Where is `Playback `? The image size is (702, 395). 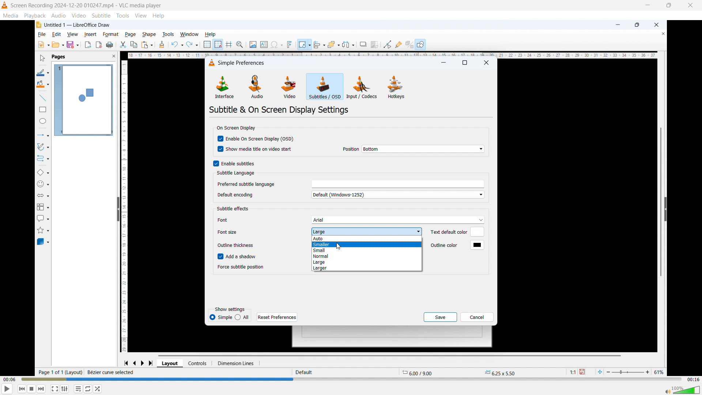 Playback  is located at coordinates (35, 16).